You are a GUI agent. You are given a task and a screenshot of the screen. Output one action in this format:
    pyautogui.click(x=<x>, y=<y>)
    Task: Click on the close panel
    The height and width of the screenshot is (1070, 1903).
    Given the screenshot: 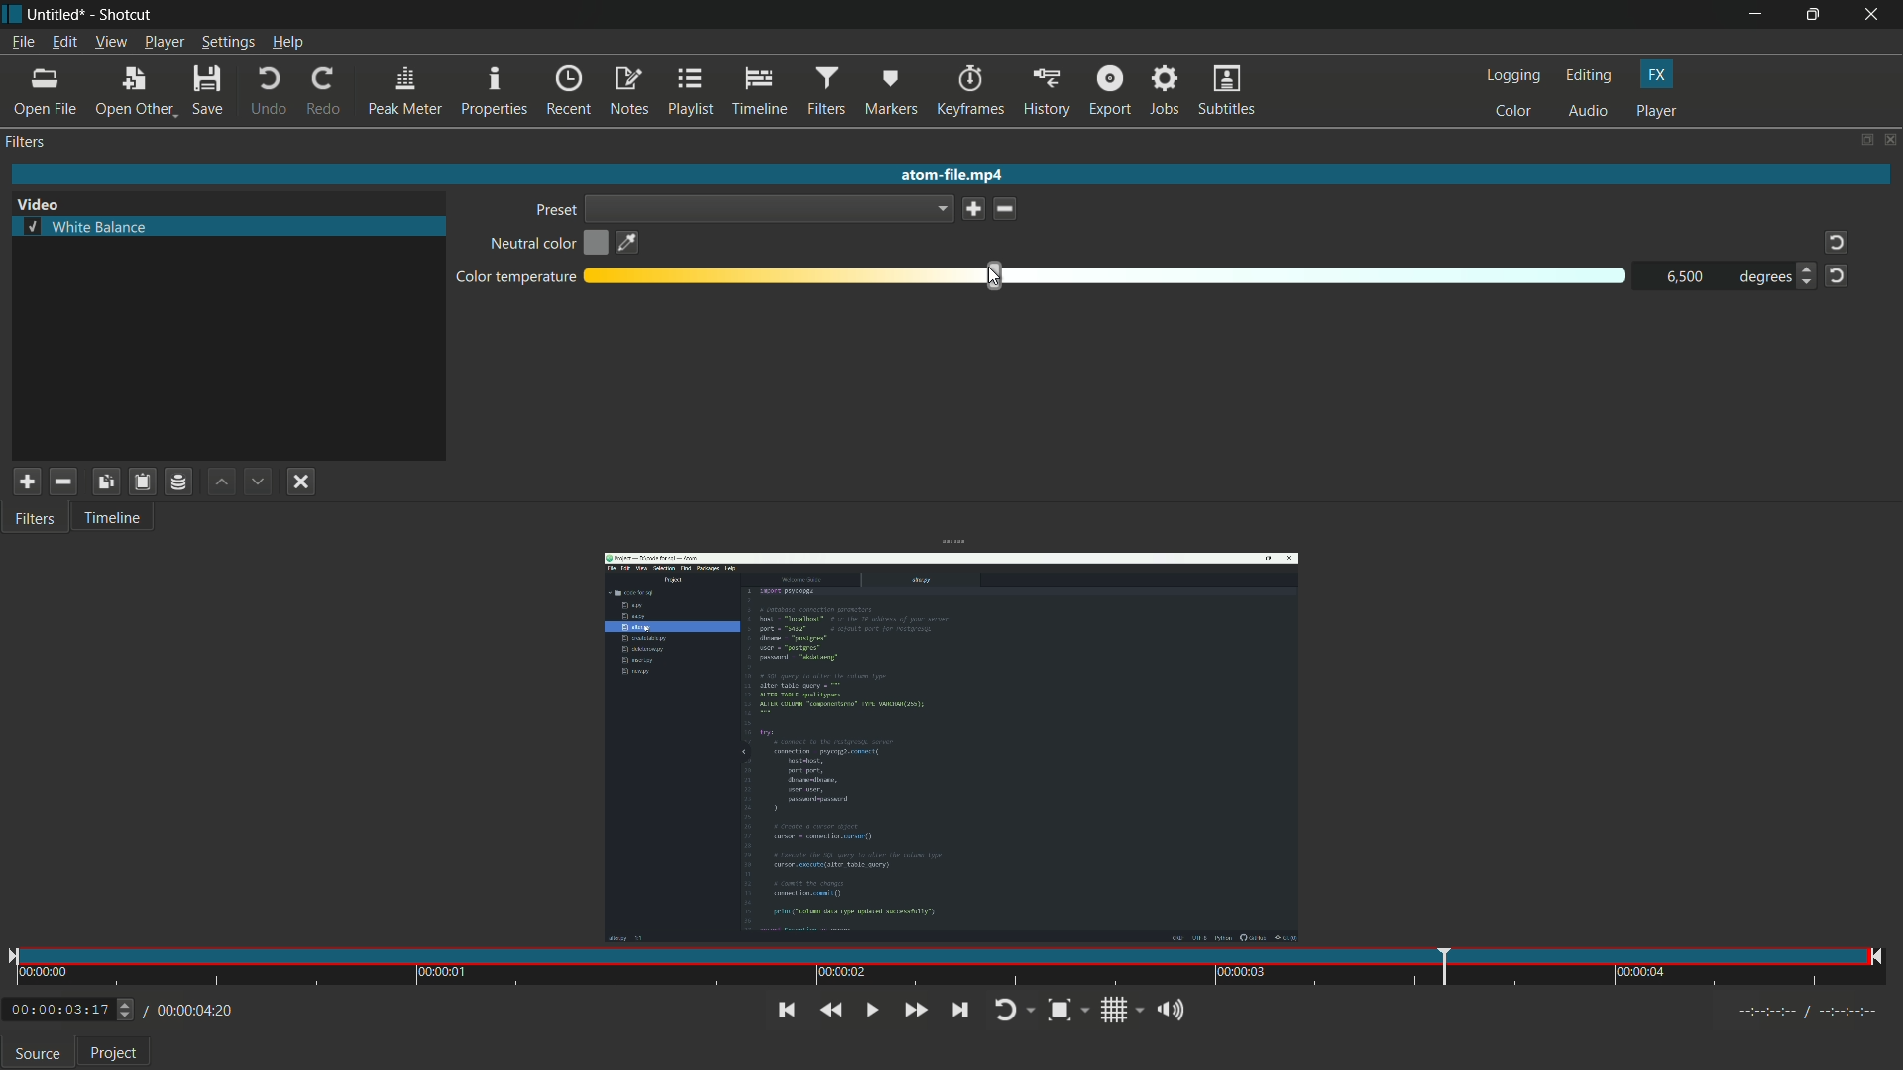 What is the action you would take?
    pyautogui.click(x=1891, y=139)
    